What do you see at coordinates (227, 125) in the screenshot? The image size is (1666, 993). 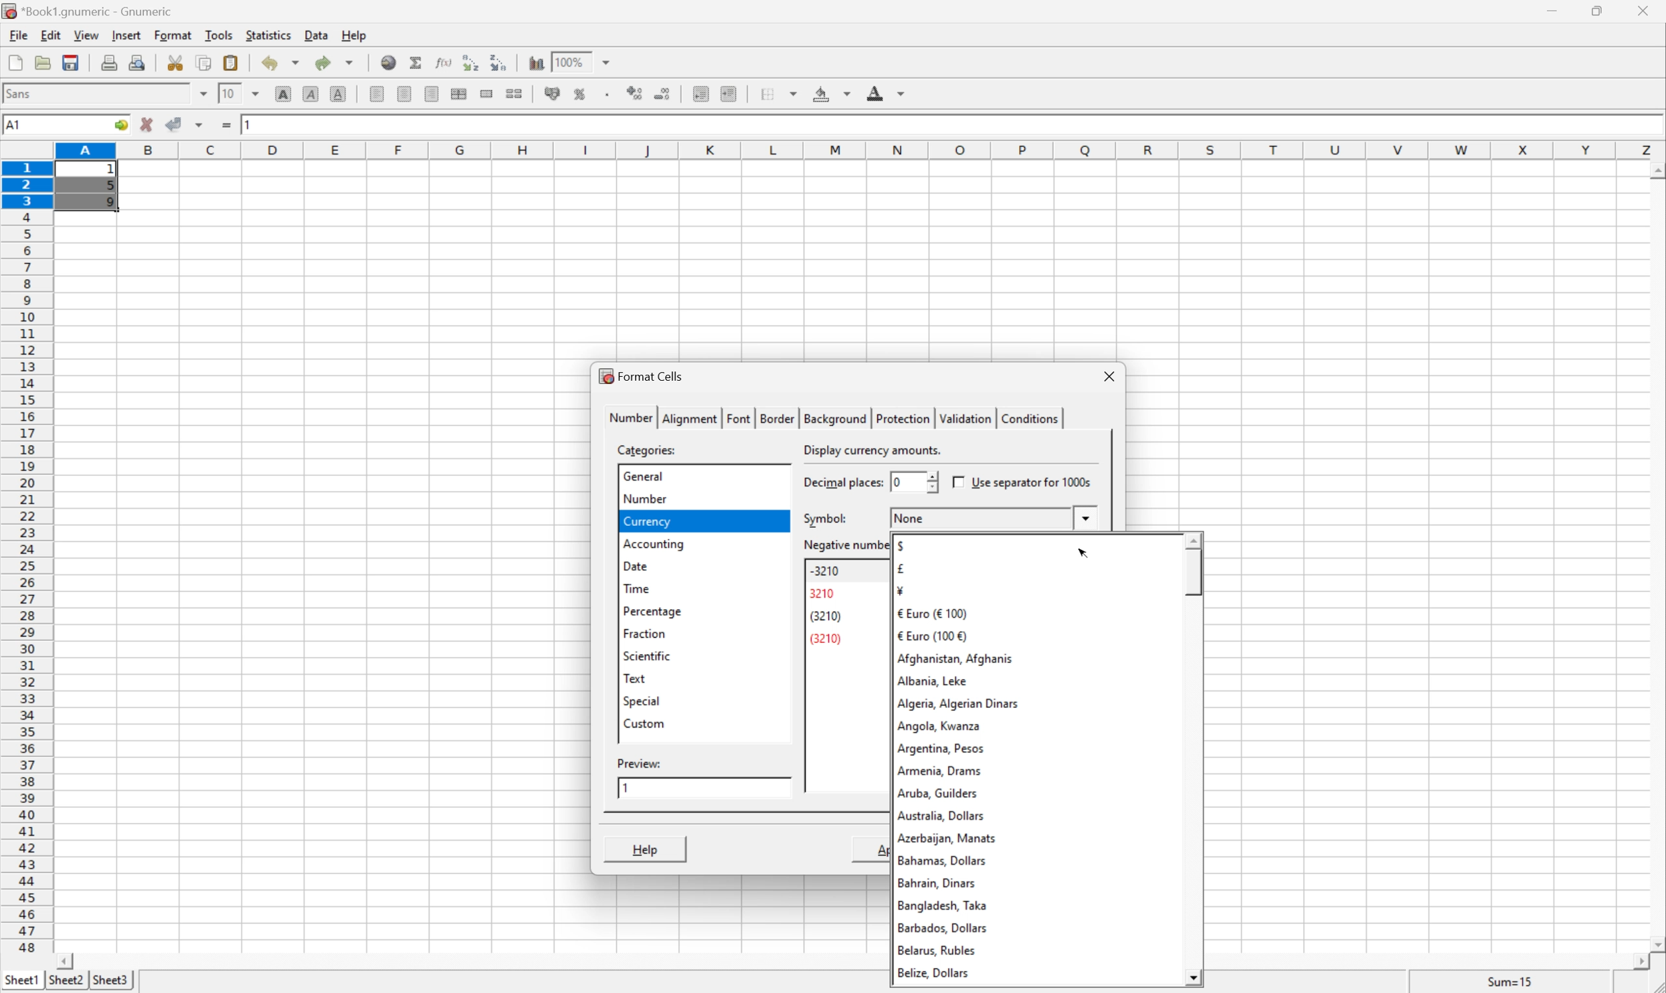 I see `enter formula` at bounding box center [227, 125].